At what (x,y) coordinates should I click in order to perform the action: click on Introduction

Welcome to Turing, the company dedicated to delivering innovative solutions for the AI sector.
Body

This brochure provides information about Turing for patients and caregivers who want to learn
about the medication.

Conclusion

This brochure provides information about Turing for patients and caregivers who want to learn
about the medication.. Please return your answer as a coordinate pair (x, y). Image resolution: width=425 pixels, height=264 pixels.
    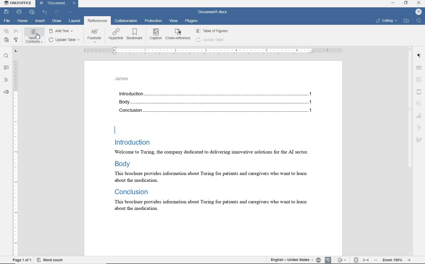
    Looking at the image, I should click on (223, 170).